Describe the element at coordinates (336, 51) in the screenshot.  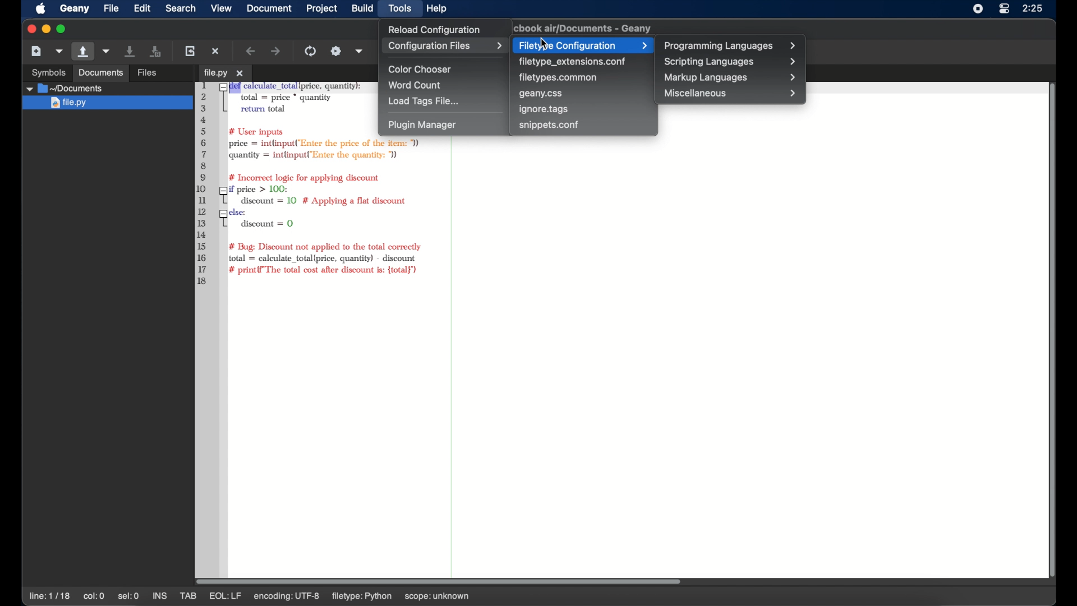
I see `build the current file` at that location.